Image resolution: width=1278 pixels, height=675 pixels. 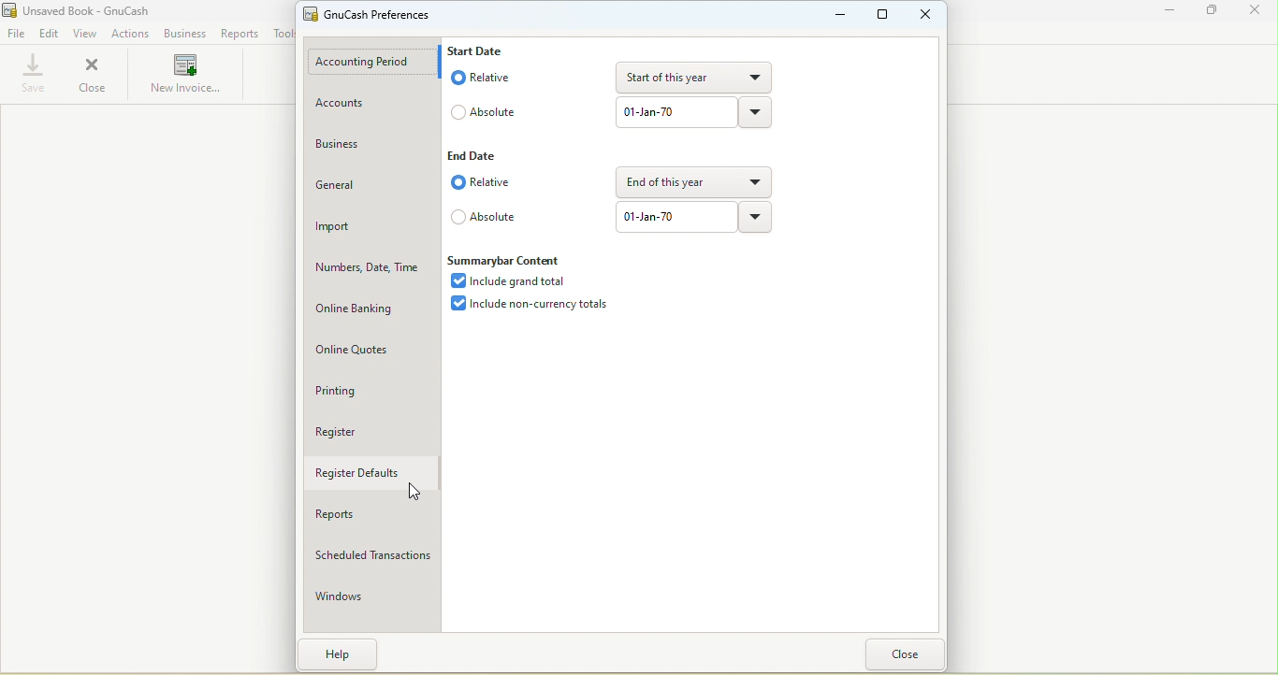 What do you see at coordinates (482, 51) in the screenshot?
I see `Start date` at bounding box center [482, 51].